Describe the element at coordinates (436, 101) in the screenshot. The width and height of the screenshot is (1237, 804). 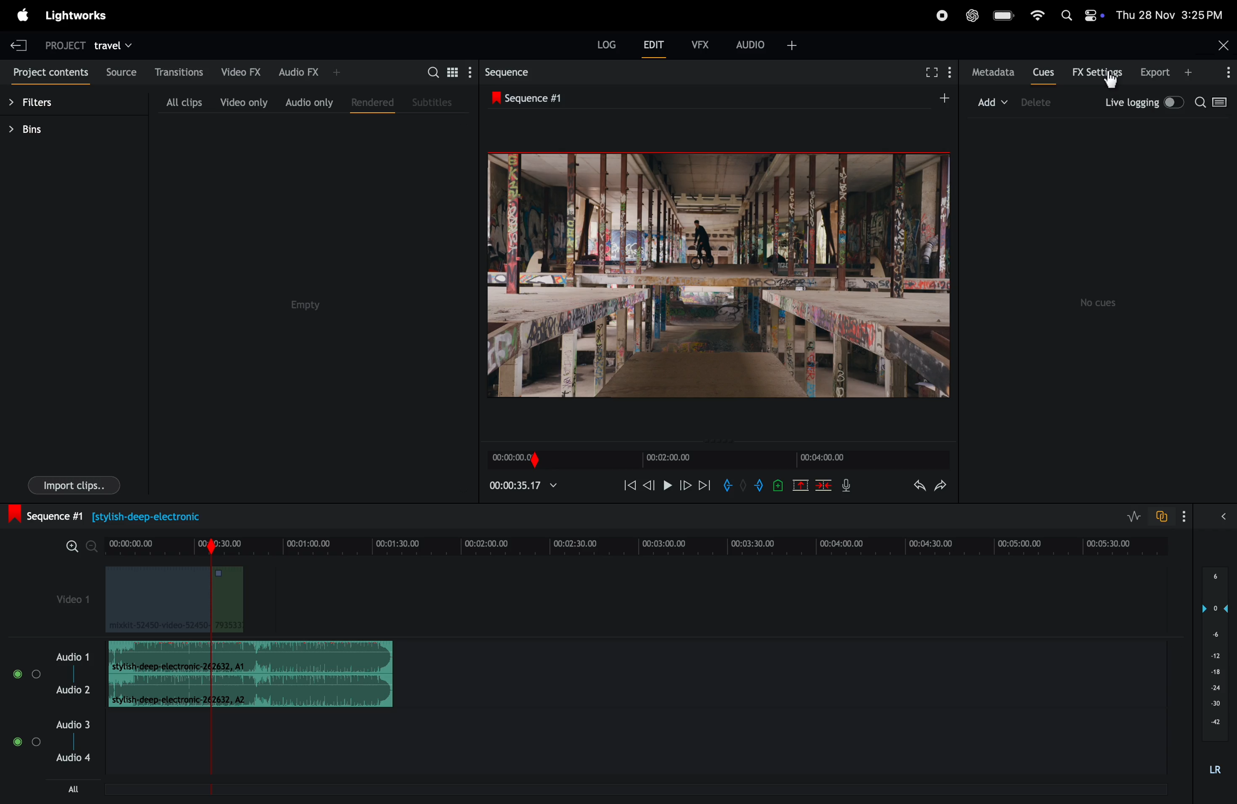
I see `subtitles` at that location.